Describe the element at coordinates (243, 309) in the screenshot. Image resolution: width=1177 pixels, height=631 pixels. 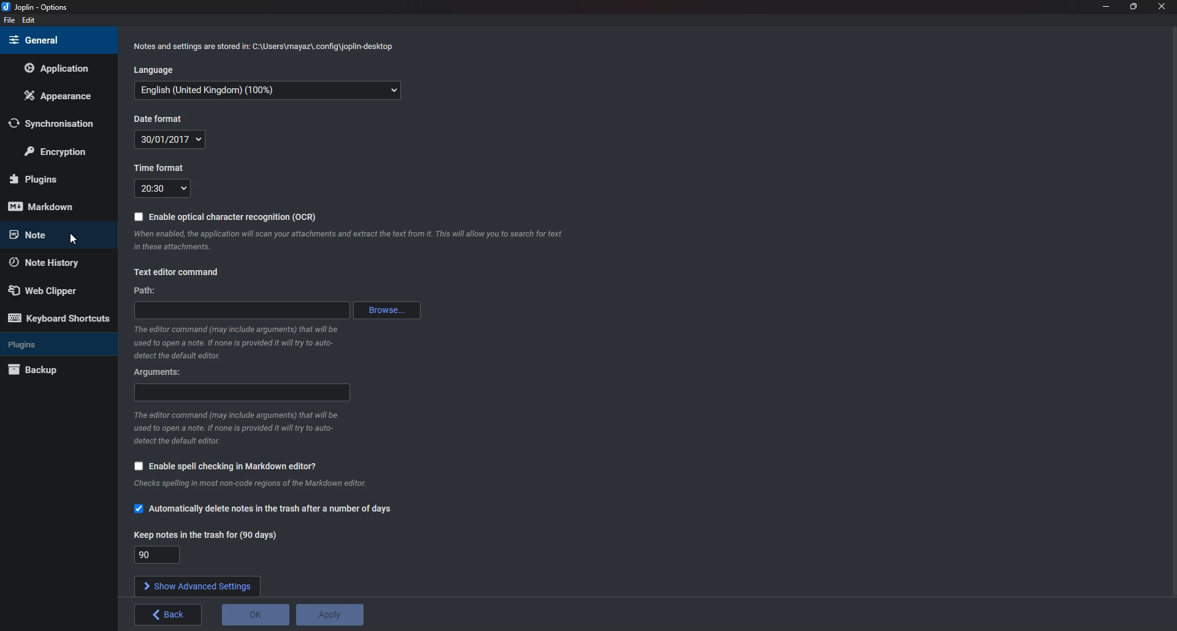
I see `path` at that location.